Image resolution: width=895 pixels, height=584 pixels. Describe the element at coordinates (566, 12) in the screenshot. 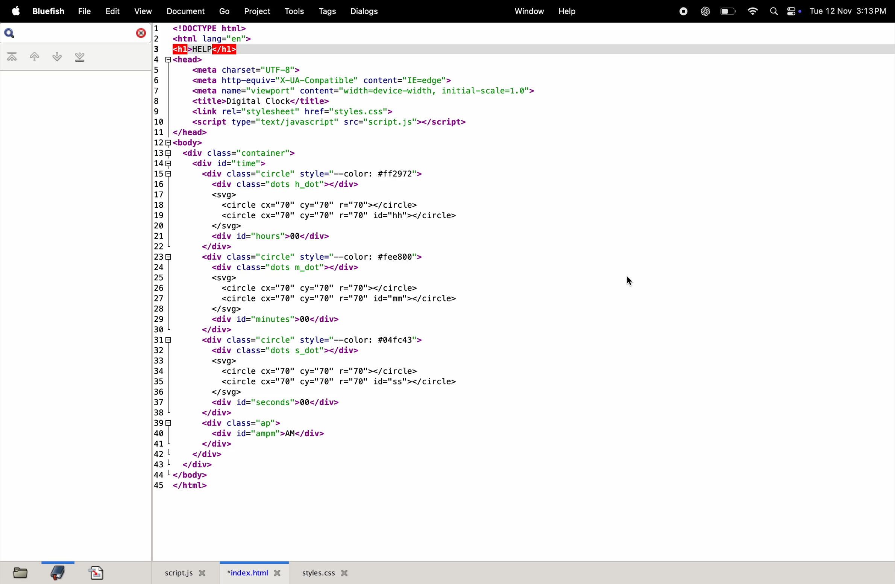

I see `help` at that location.